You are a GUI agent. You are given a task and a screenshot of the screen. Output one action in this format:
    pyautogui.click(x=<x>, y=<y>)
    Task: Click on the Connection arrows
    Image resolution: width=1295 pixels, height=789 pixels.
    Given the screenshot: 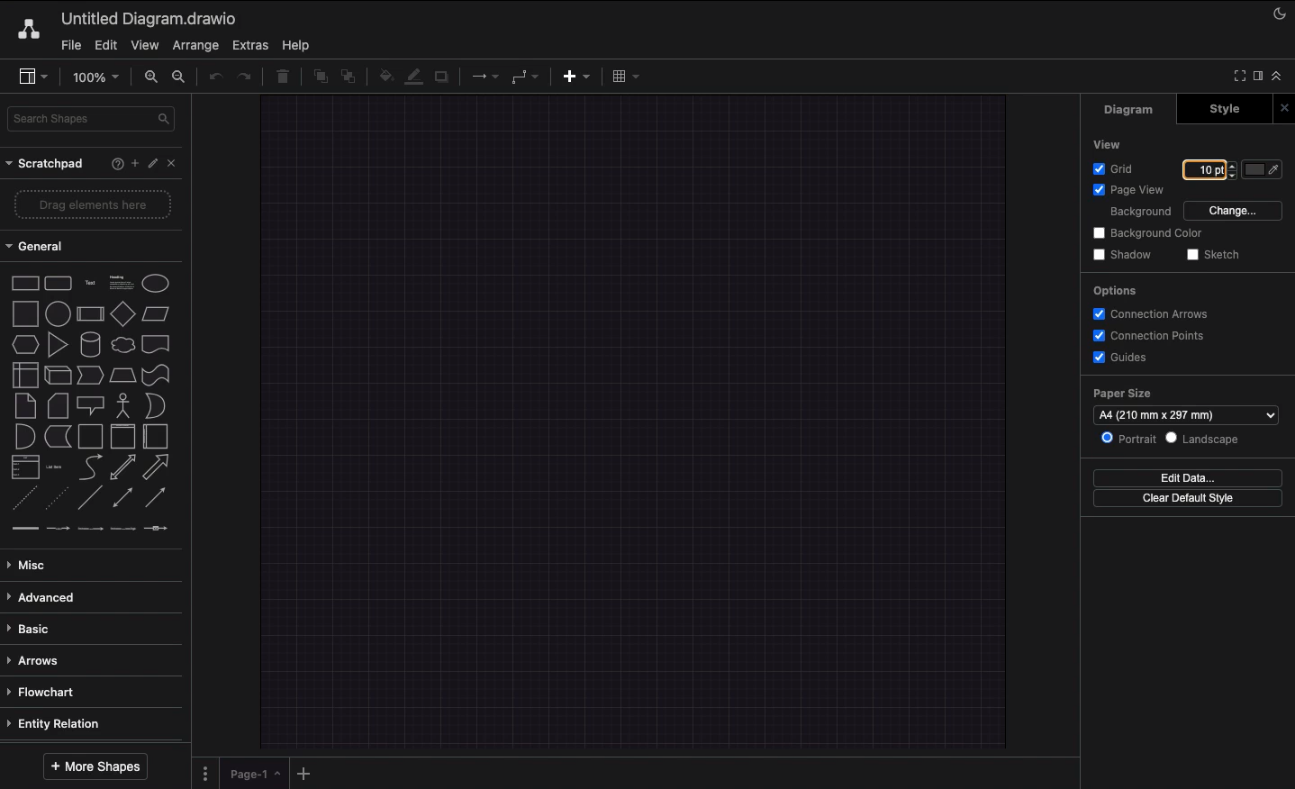 What is the action you would take?
    pyautogui.click(x=1157, y=315)
    